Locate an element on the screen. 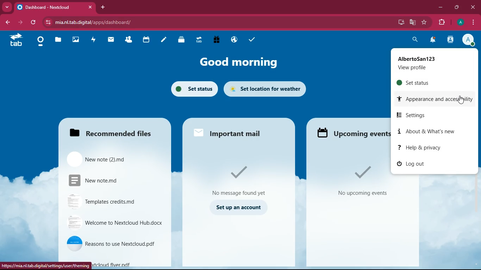 The width and height of the screenshot is (481, 270). mail is located at coordinates (229, 132).